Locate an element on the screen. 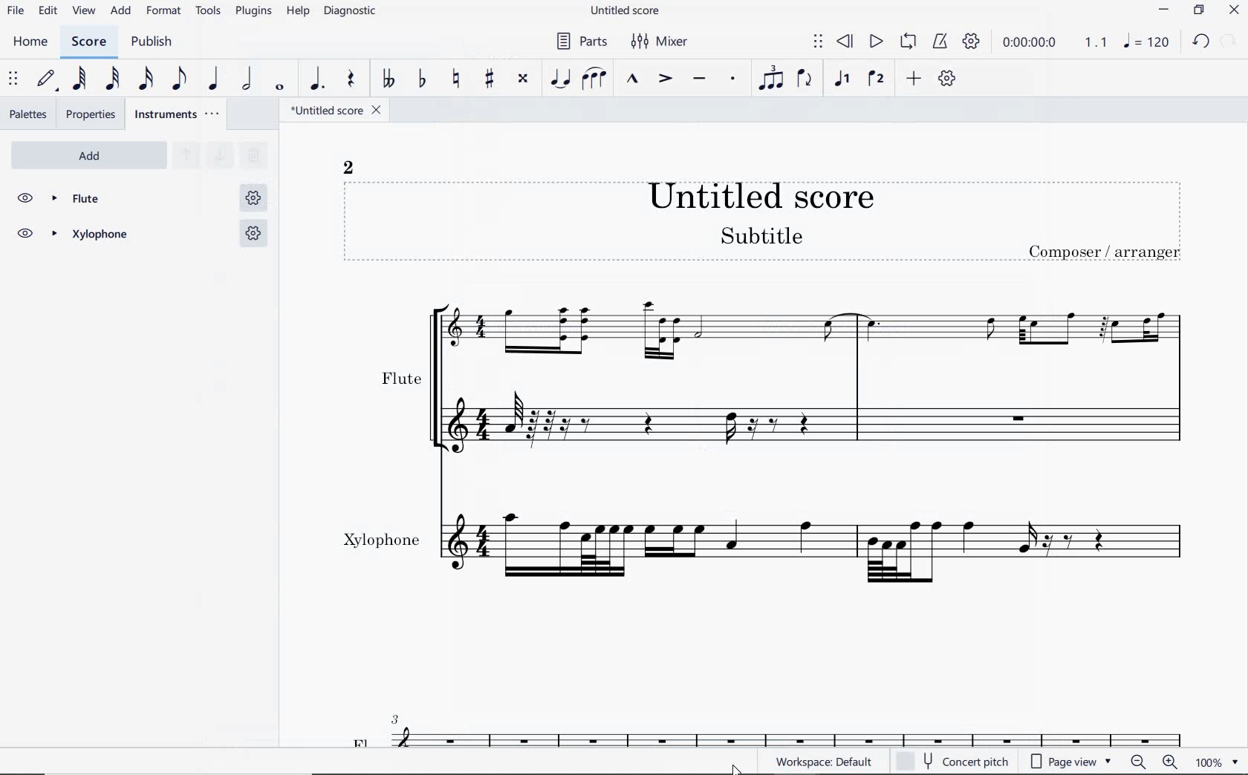 Image resolution: width=1248 pixels, height=775 pixels. VOICE 1 is located at coordinates (842, 81).